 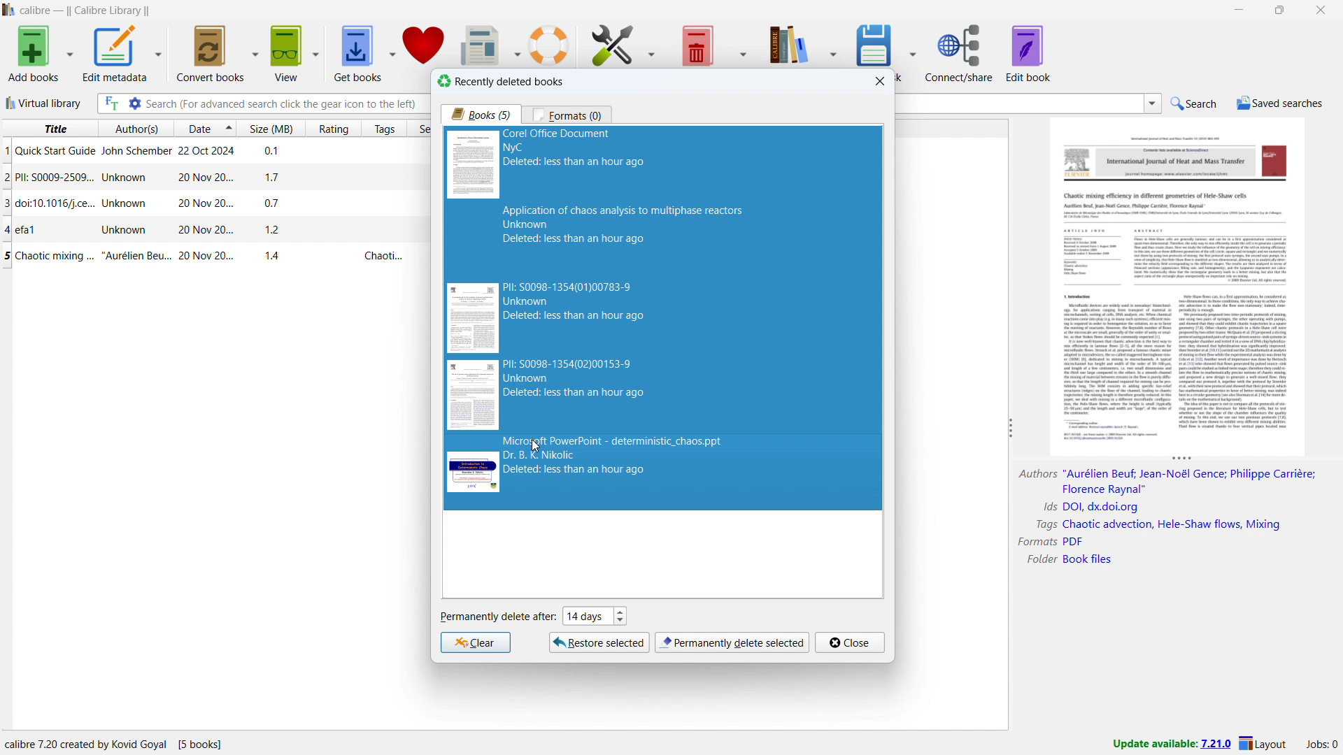 I want to click on resize, so click(x=1182, y=459).